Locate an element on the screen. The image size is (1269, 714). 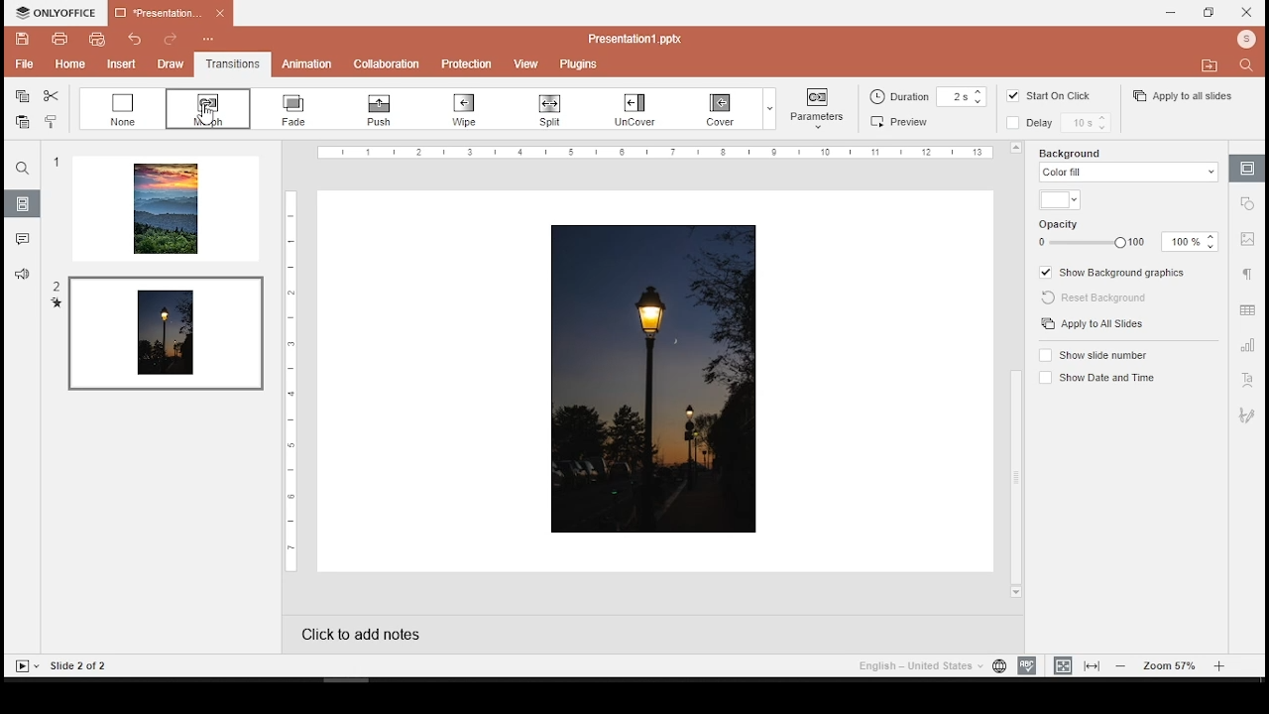
support and feedback is located at coordinates (22, 273).